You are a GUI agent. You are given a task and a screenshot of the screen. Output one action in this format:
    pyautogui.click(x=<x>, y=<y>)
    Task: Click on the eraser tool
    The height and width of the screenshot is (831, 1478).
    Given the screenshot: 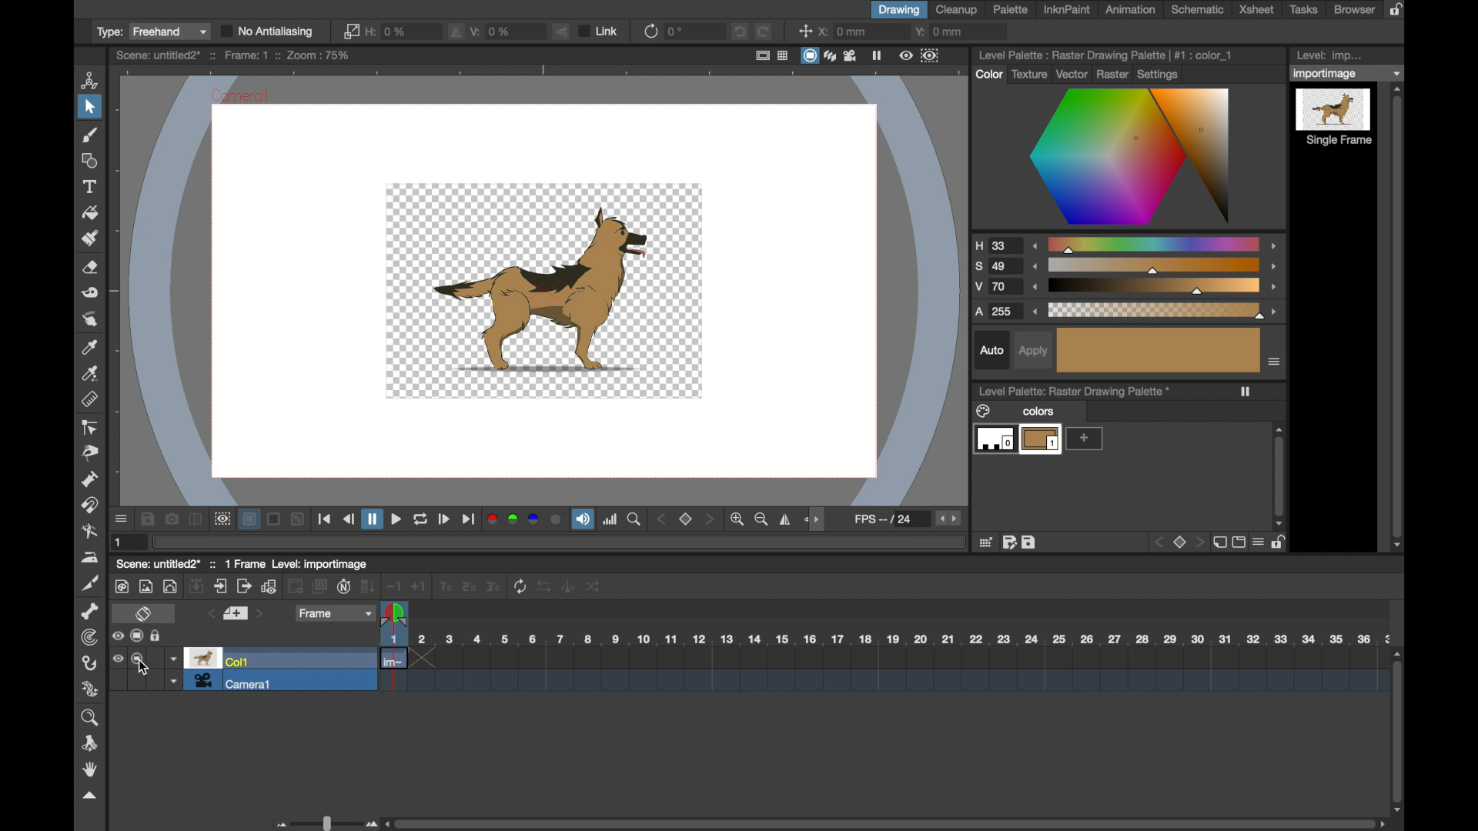 What is the action you would take?
    pyautogui.click(x=89, y=269)
    